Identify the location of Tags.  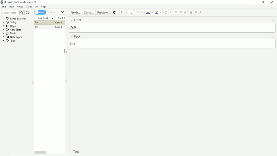
(75, 151).